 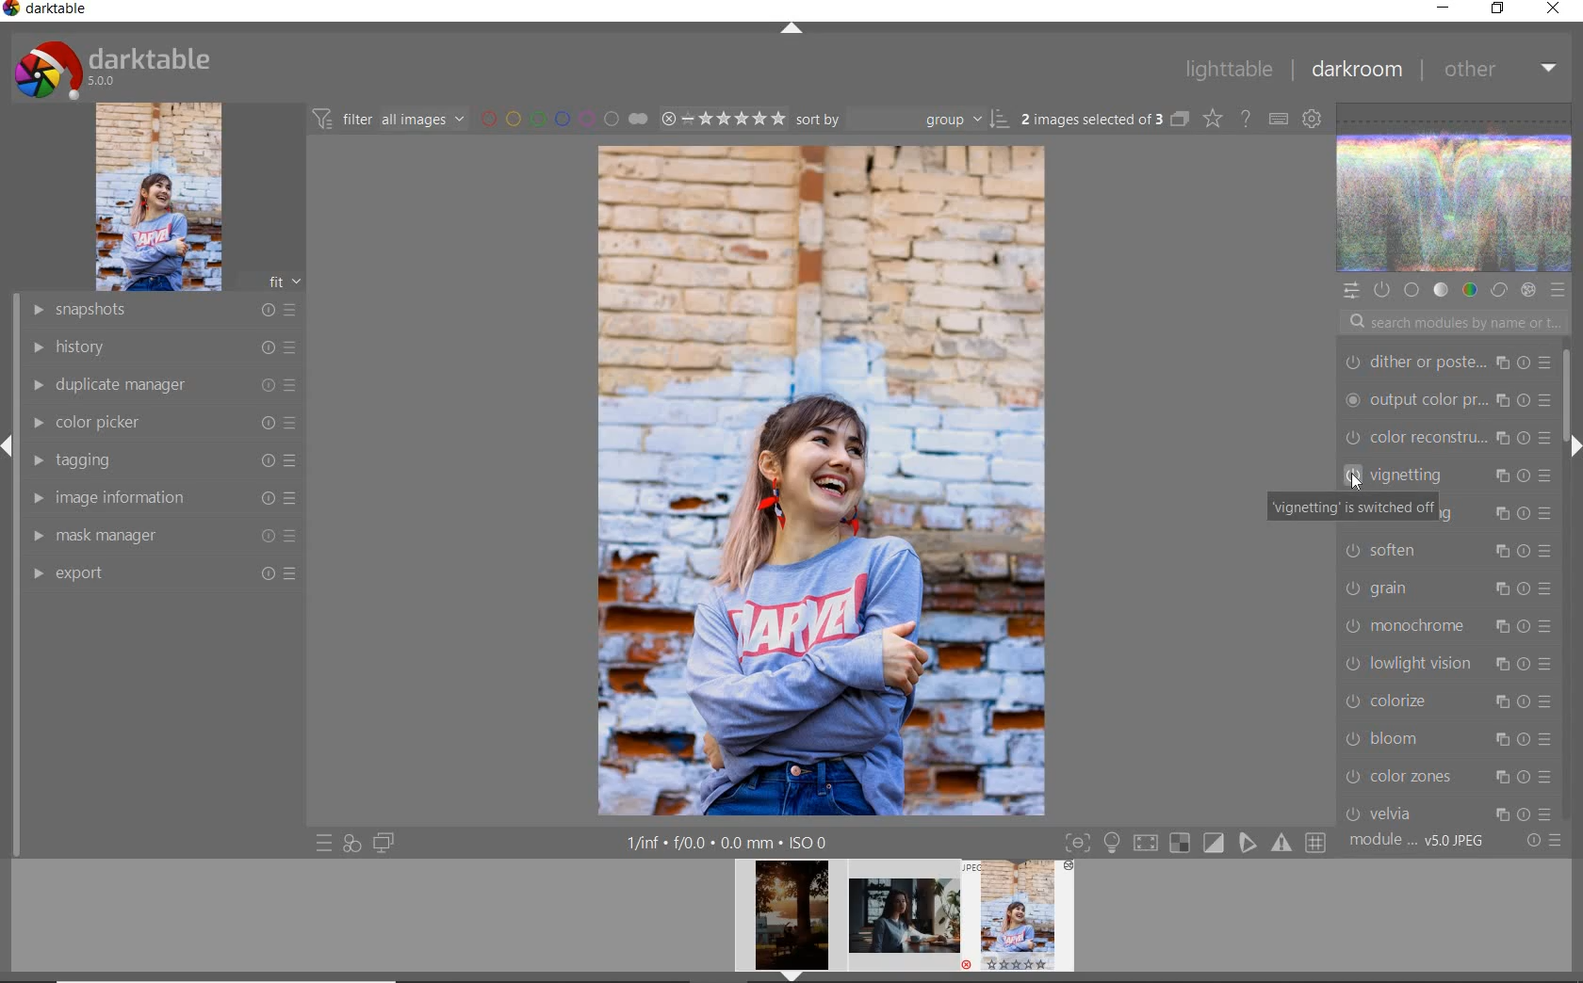 I want to click on SELECTED IMAGES, so click(x=1092, y=116).